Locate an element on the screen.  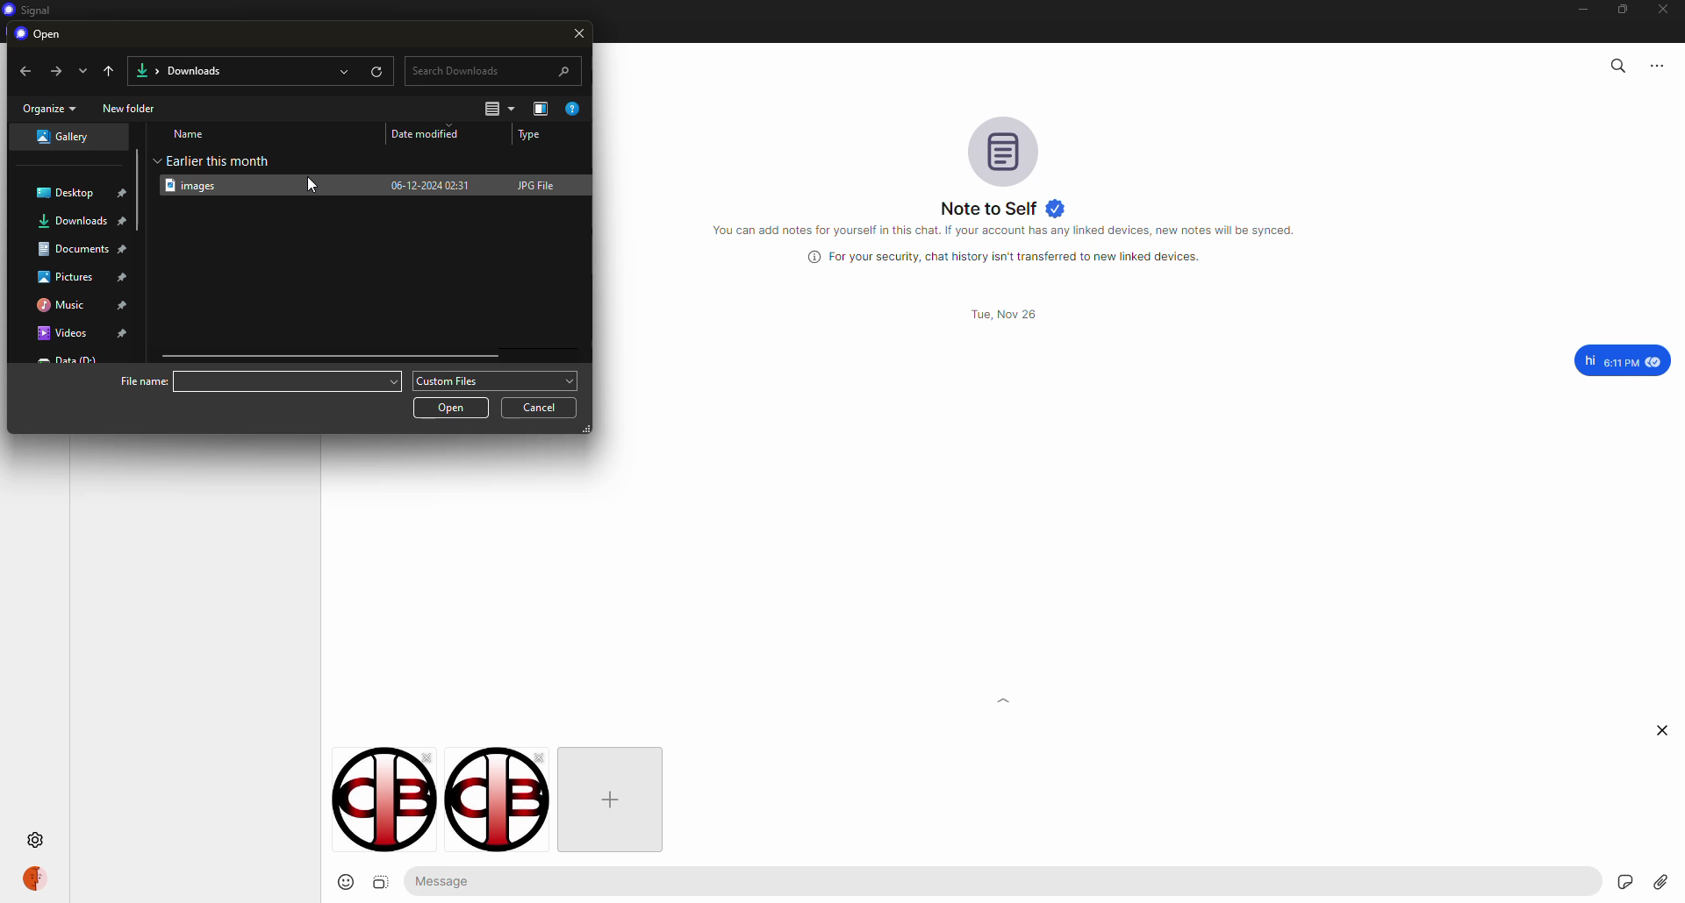
organize is located at coordinates (50, 108).